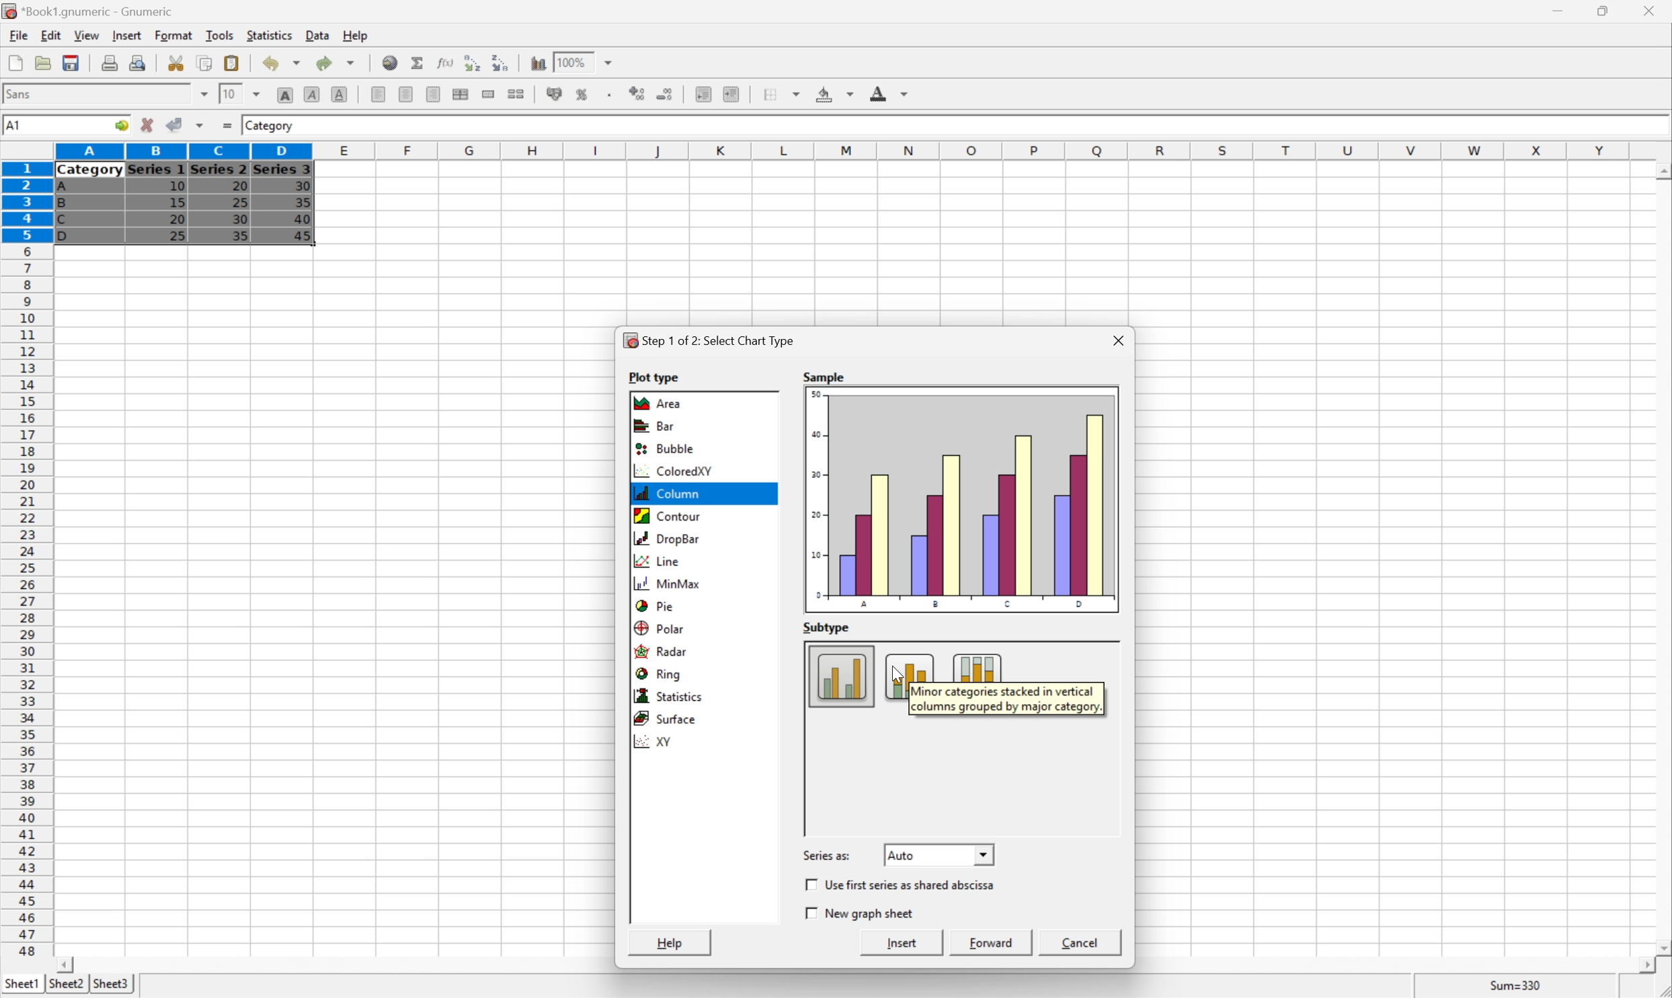 Image resolution: width=1672 pixels, height=998 pixels. What do you see at coordinates (1661, 950) in the screenshot?
I see `Scroll Down` at bounding box center [1661, 950].